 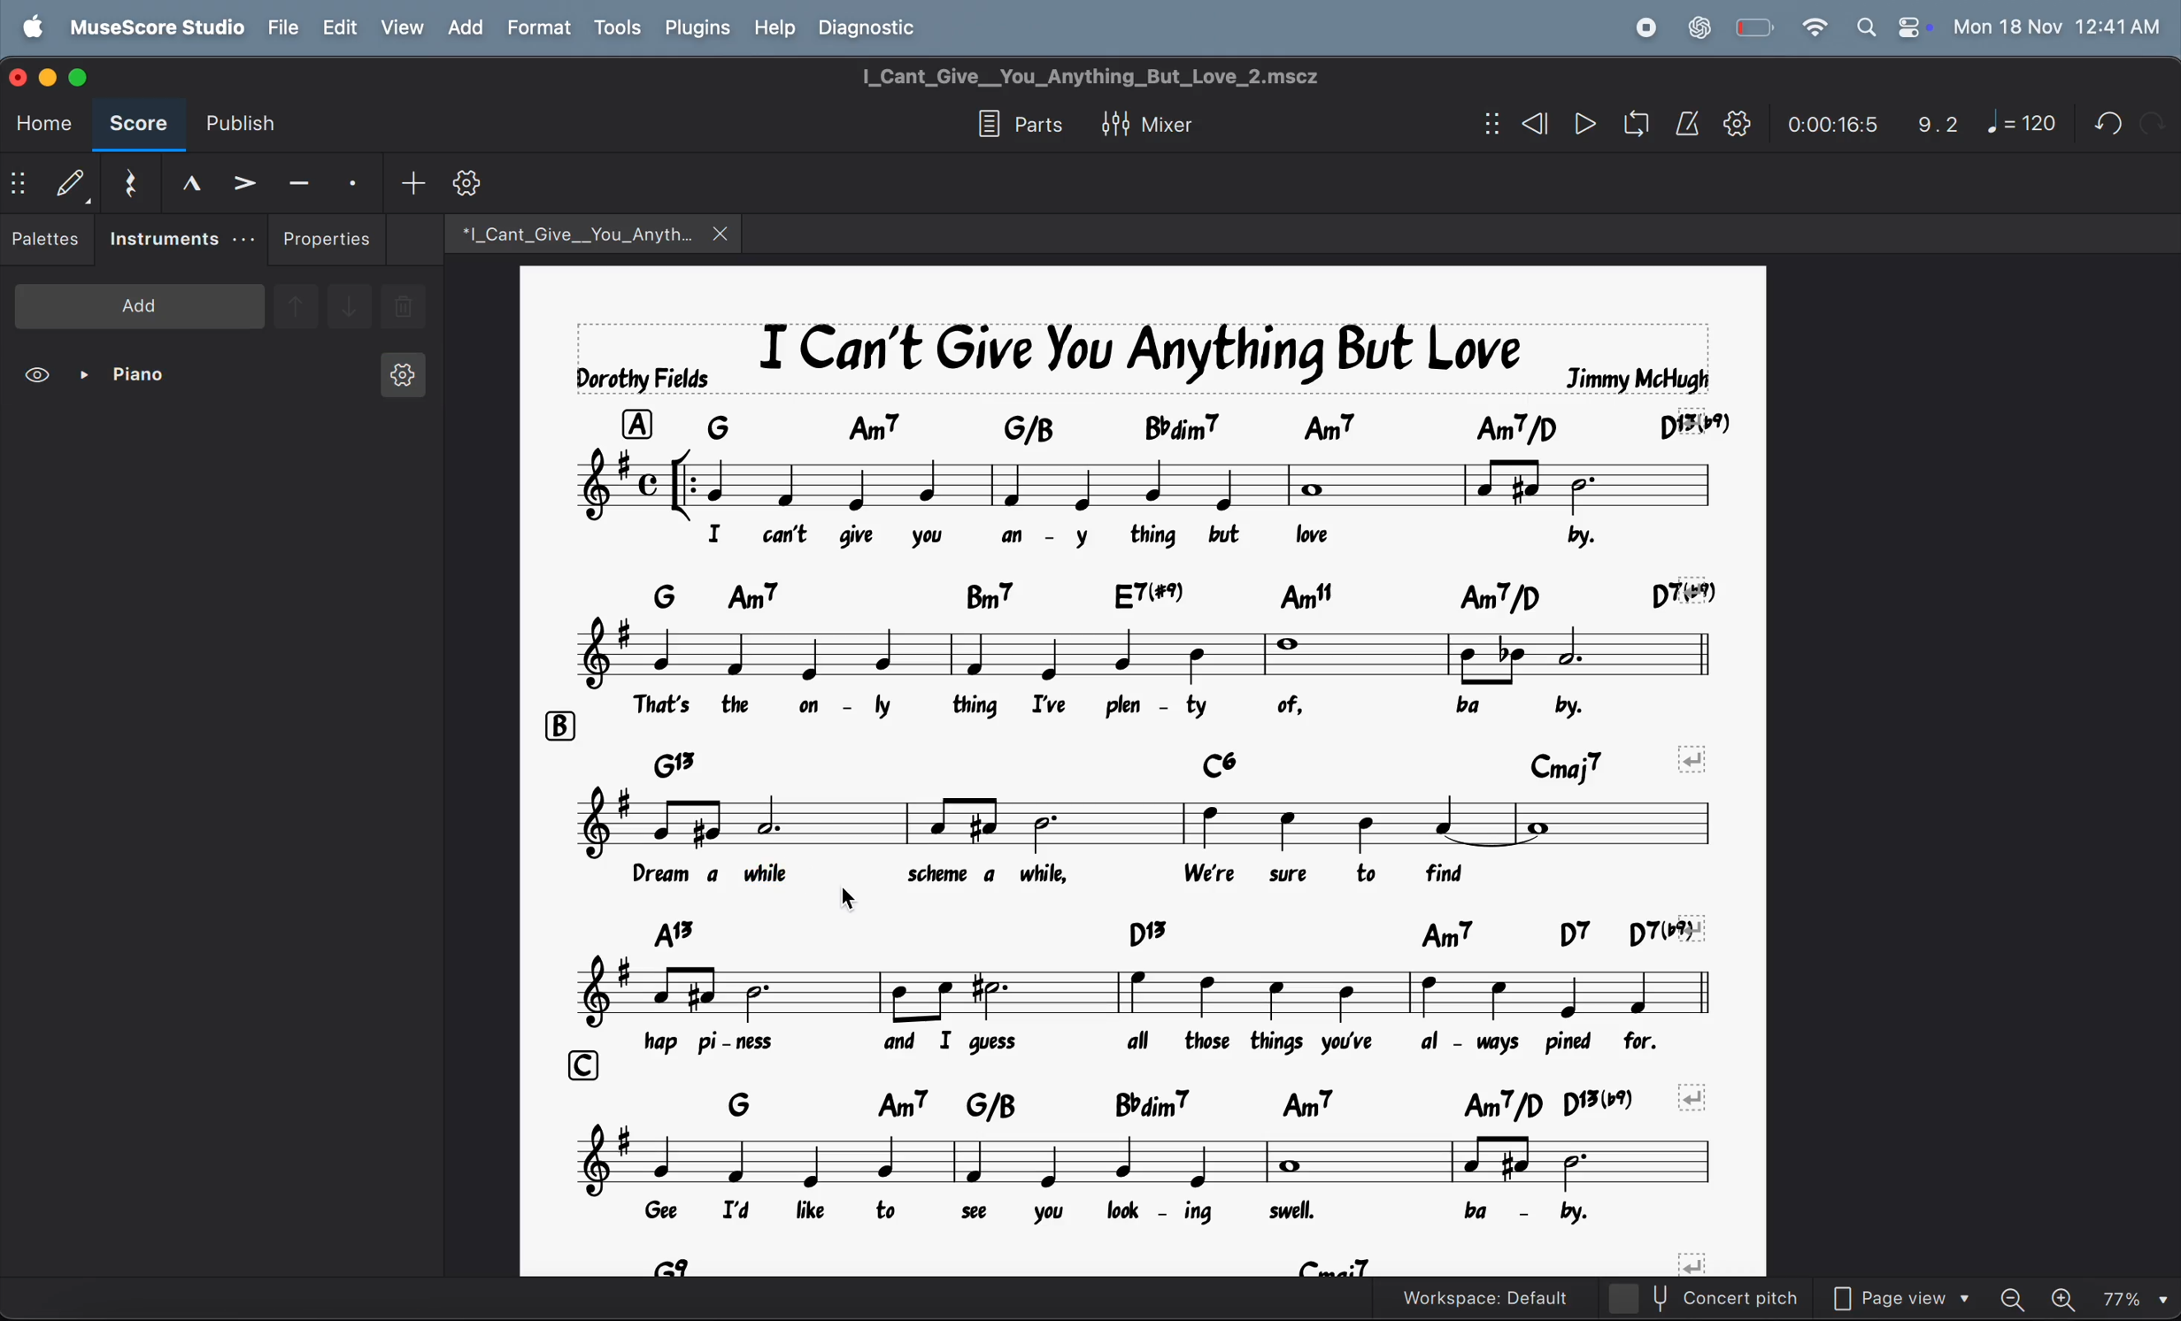 What do you see at coordinates (774, 28) in the screenshot?
I see `help` at bounding box center [774, 28].